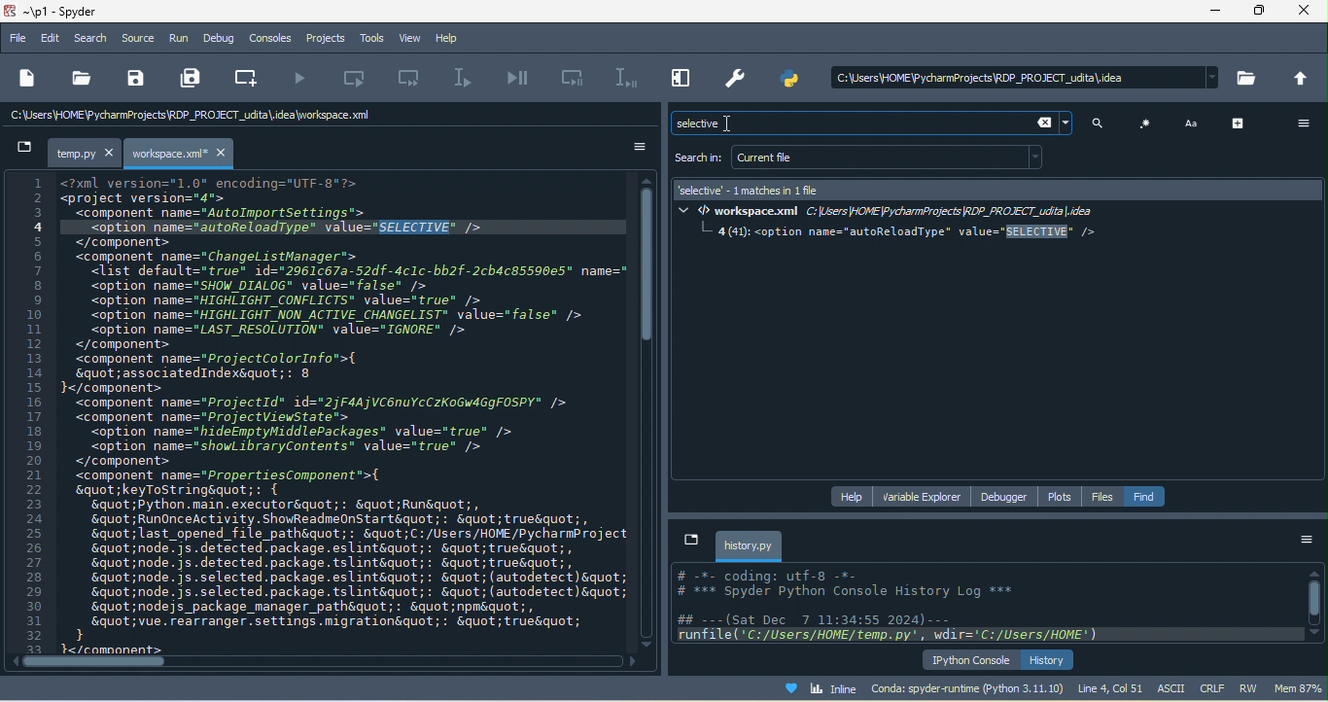  What do you see at coordinates (1260, 14) in the screenshot?
I see `maximize` at bounding box center [1260, 14].